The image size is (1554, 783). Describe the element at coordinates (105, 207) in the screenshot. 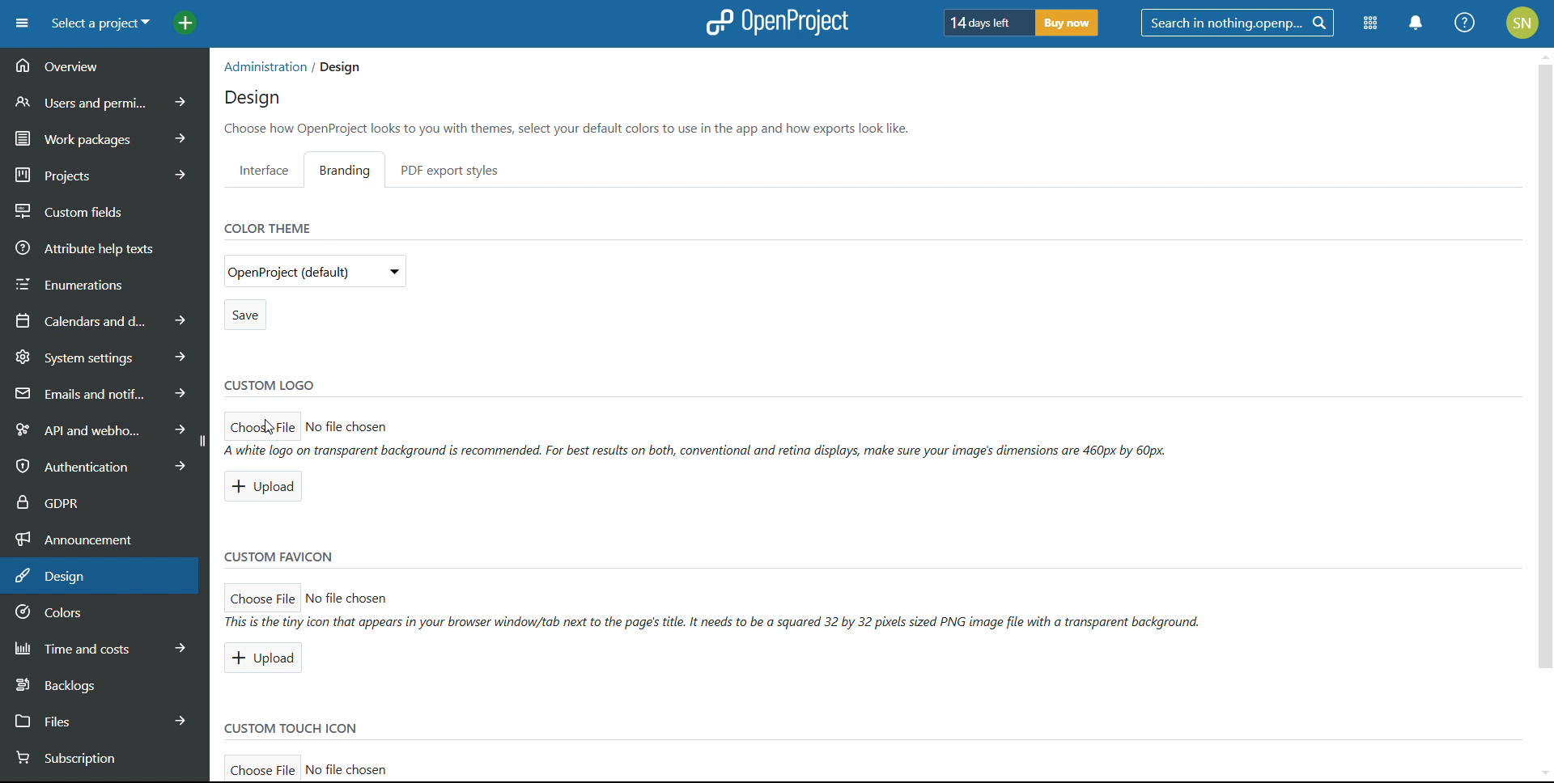

I see `custom fields` at that location.